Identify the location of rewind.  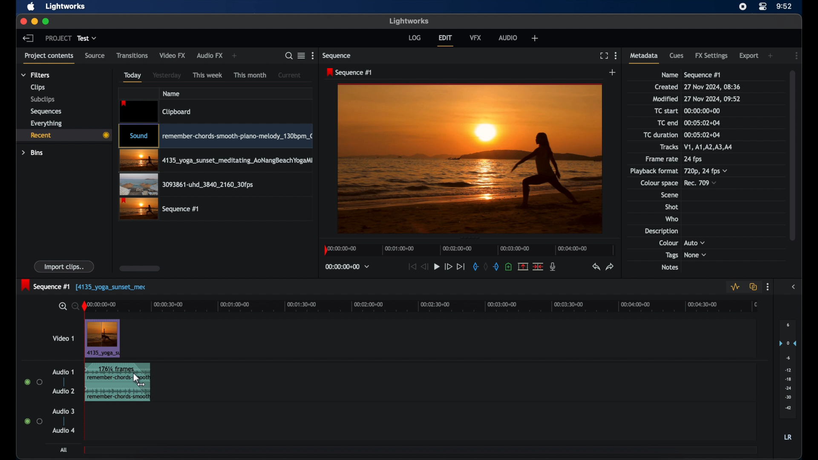
(424, 267).